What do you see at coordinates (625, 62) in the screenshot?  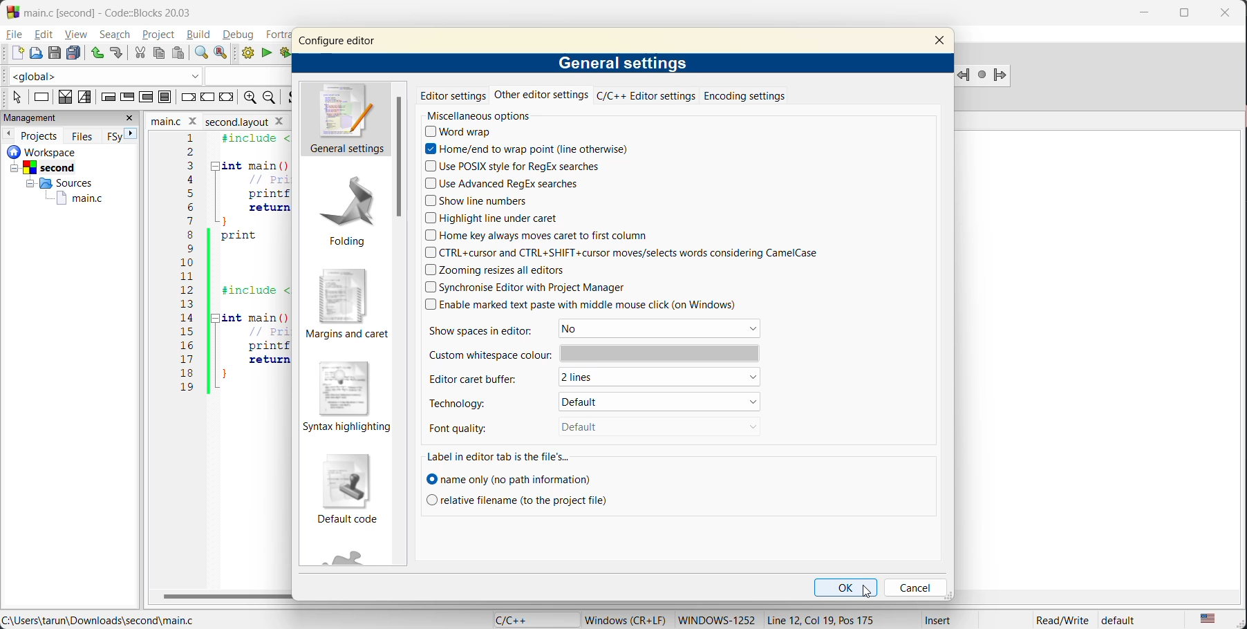 I see `general settings` at bounding box center [625, 62].